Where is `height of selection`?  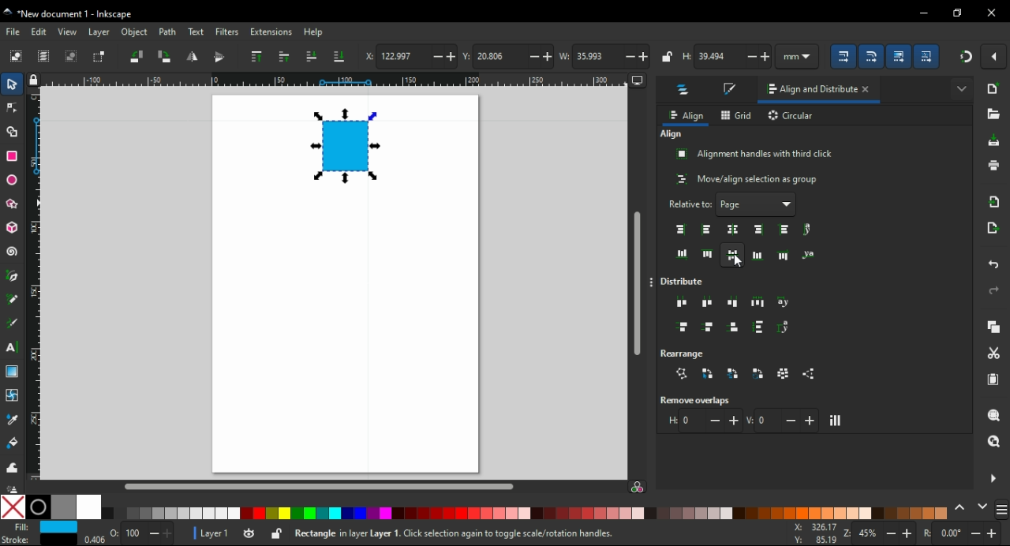
height of selection is located at coordinates (728, 57).